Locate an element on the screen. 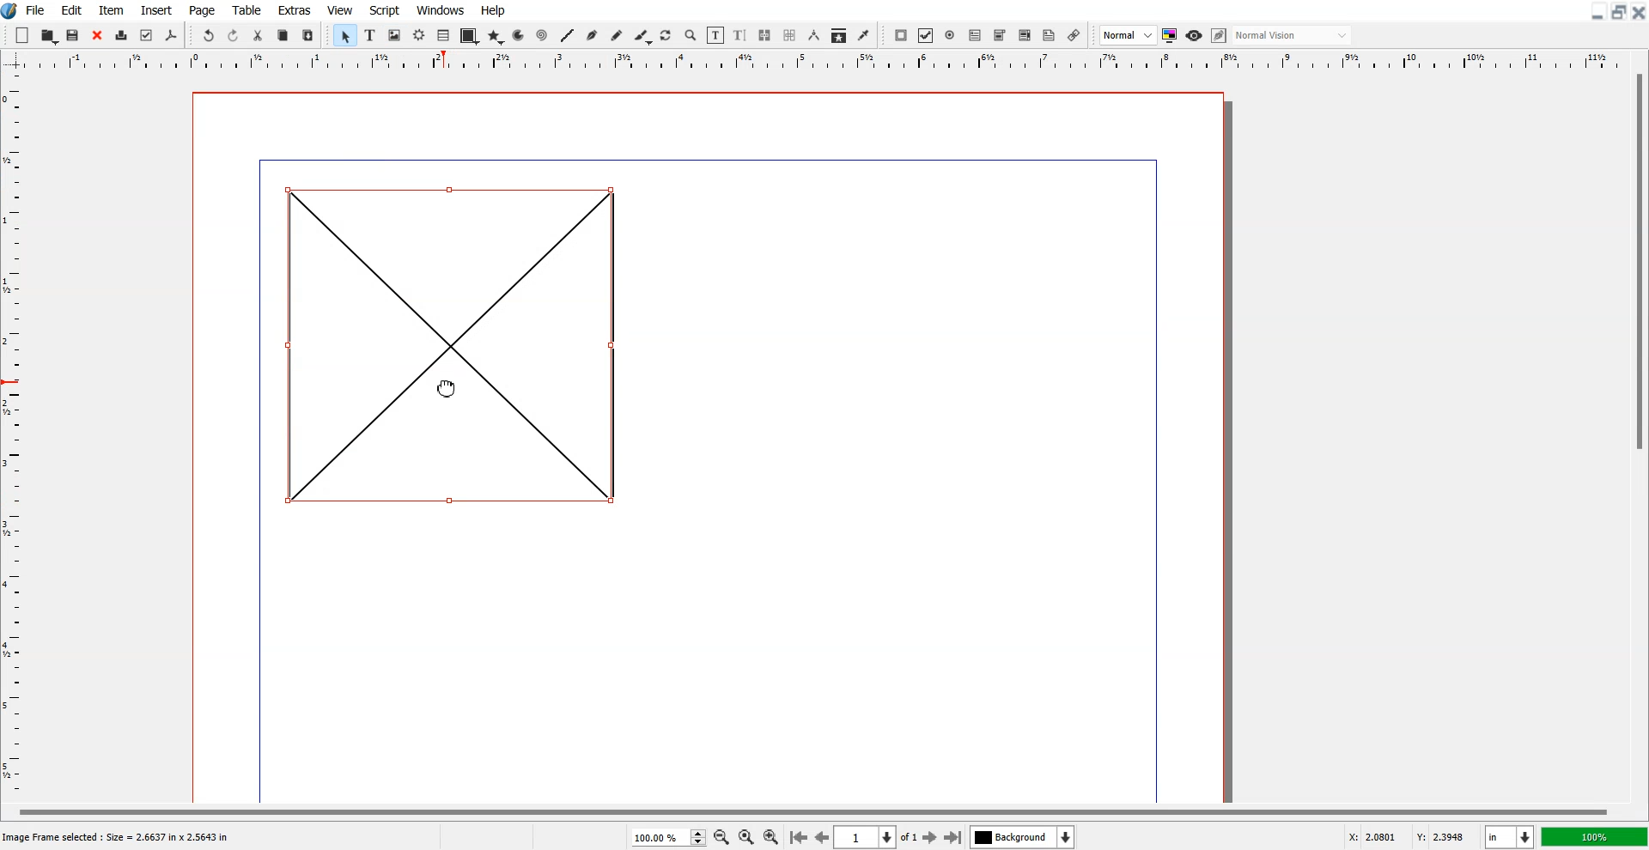  Rotate Item is located at coordinates (666, 36).